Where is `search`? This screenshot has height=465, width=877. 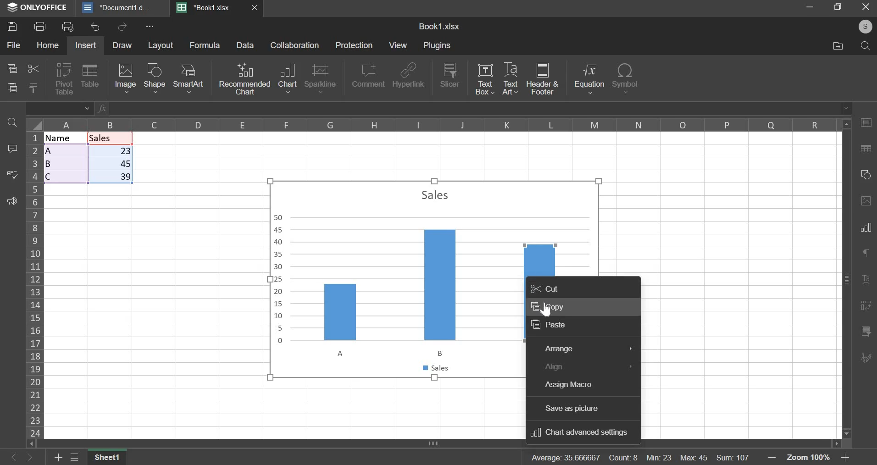
search is located at coordinates (866, 49).